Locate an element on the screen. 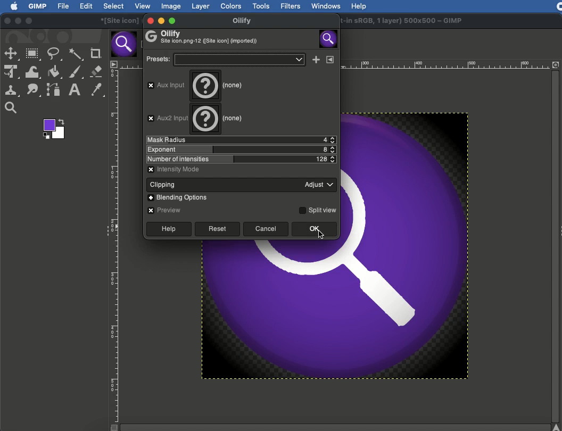 This screenshot has width=562, height=431. Tools is located at coordinates (261, 6).